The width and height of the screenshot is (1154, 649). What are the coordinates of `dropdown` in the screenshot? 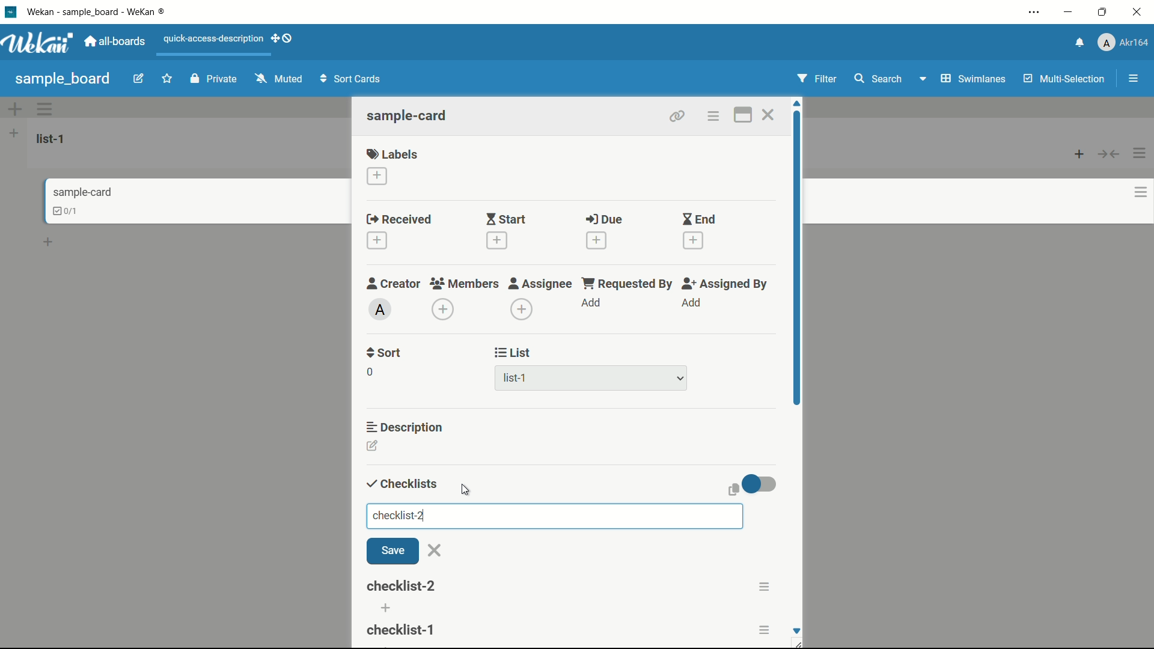 It's located at (922, 81).